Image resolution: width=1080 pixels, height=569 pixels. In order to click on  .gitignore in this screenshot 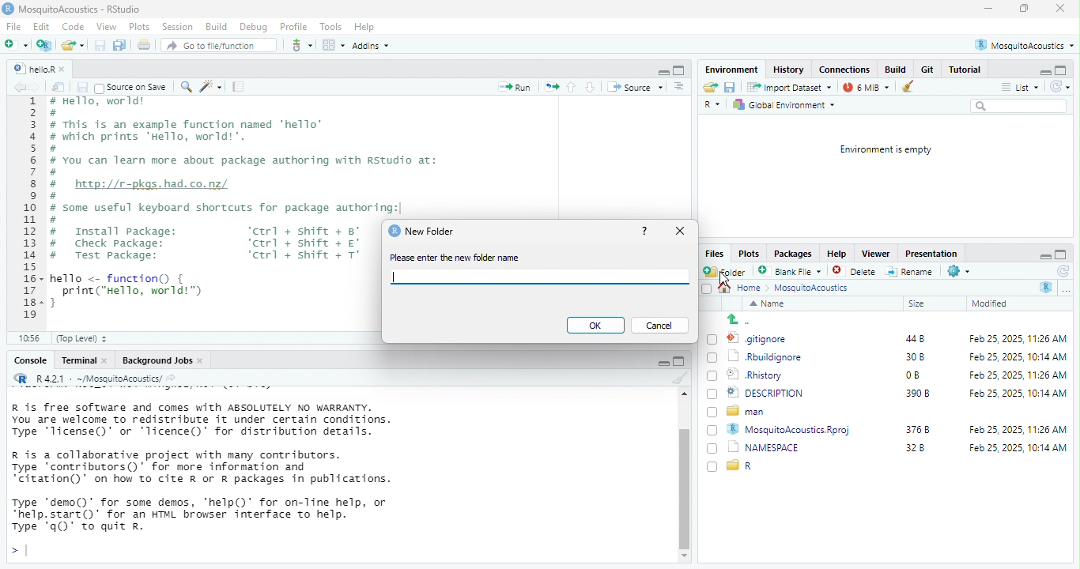, I will do `click(762, 340)`.